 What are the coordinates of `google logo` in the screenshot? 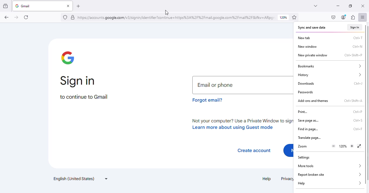 It's located at (67, 58).